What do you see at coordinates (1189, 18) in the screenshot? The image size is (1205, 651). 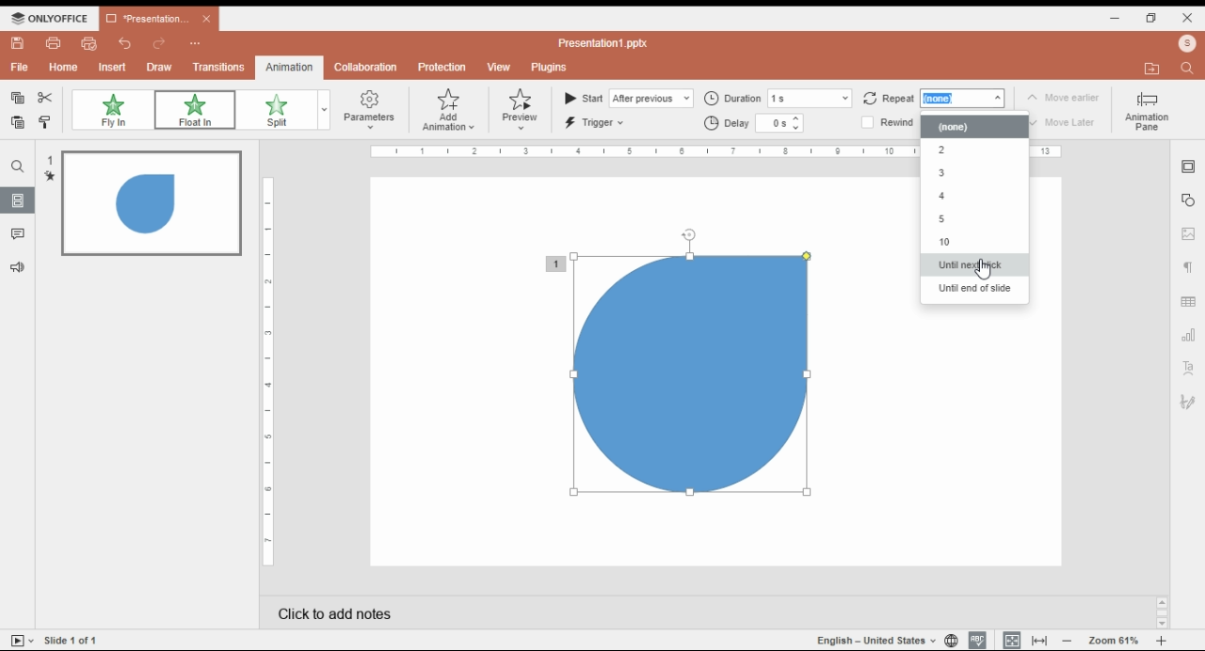 I see `close window` at bounding box center [1189, 18].